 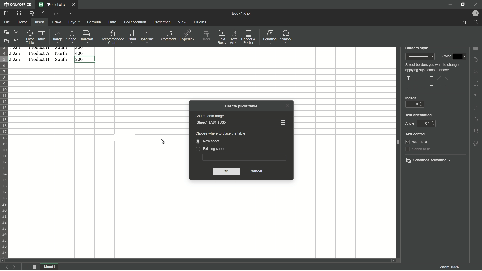 What do you see at coordinates (397, 256) in the screenshot?
I see `scroll down` at bounding box center [397, 256].